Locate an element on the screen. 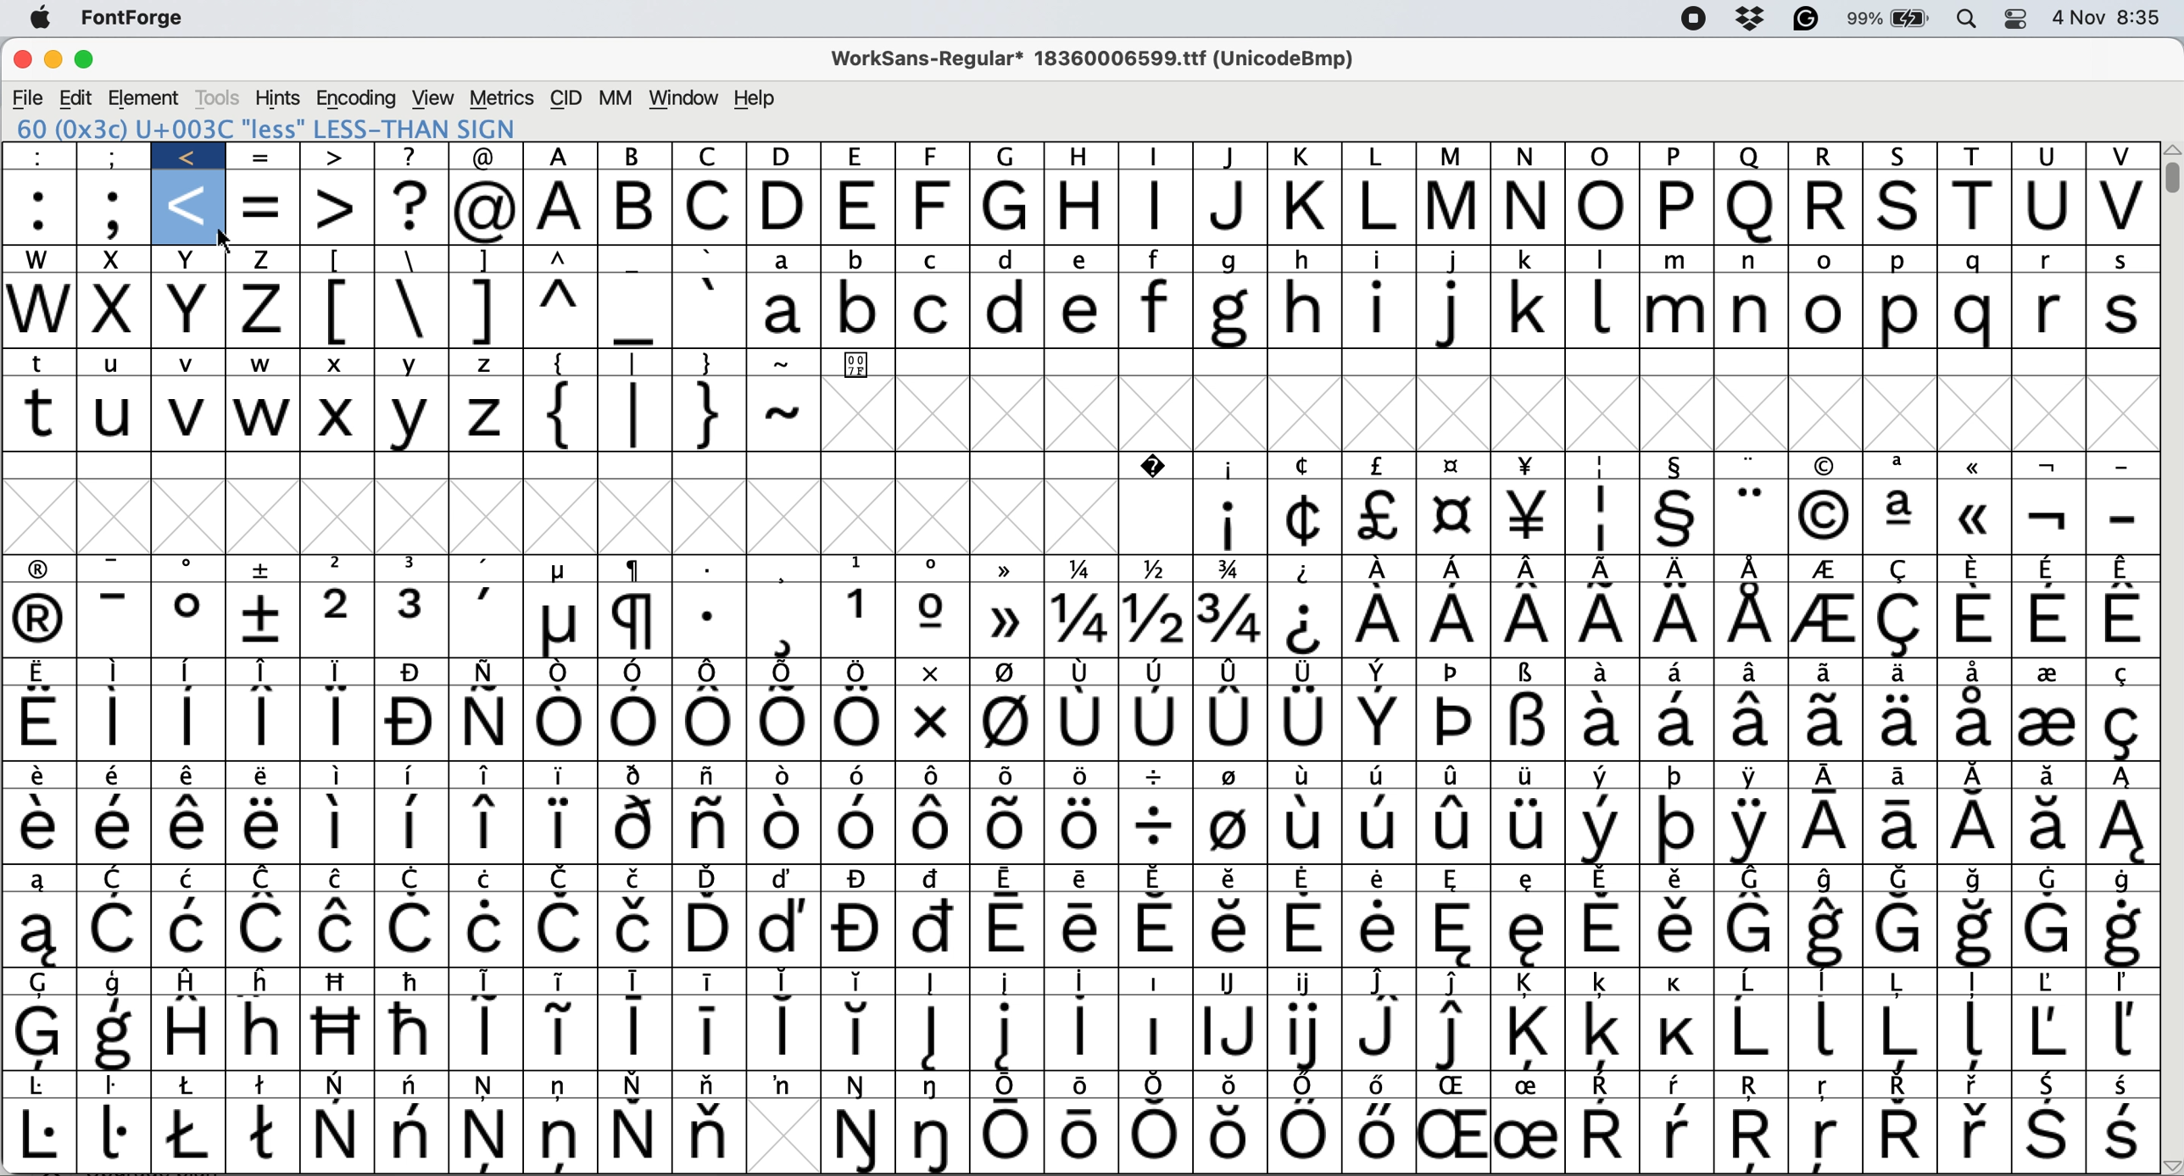  Symbol is located at coordinates (785, 572).